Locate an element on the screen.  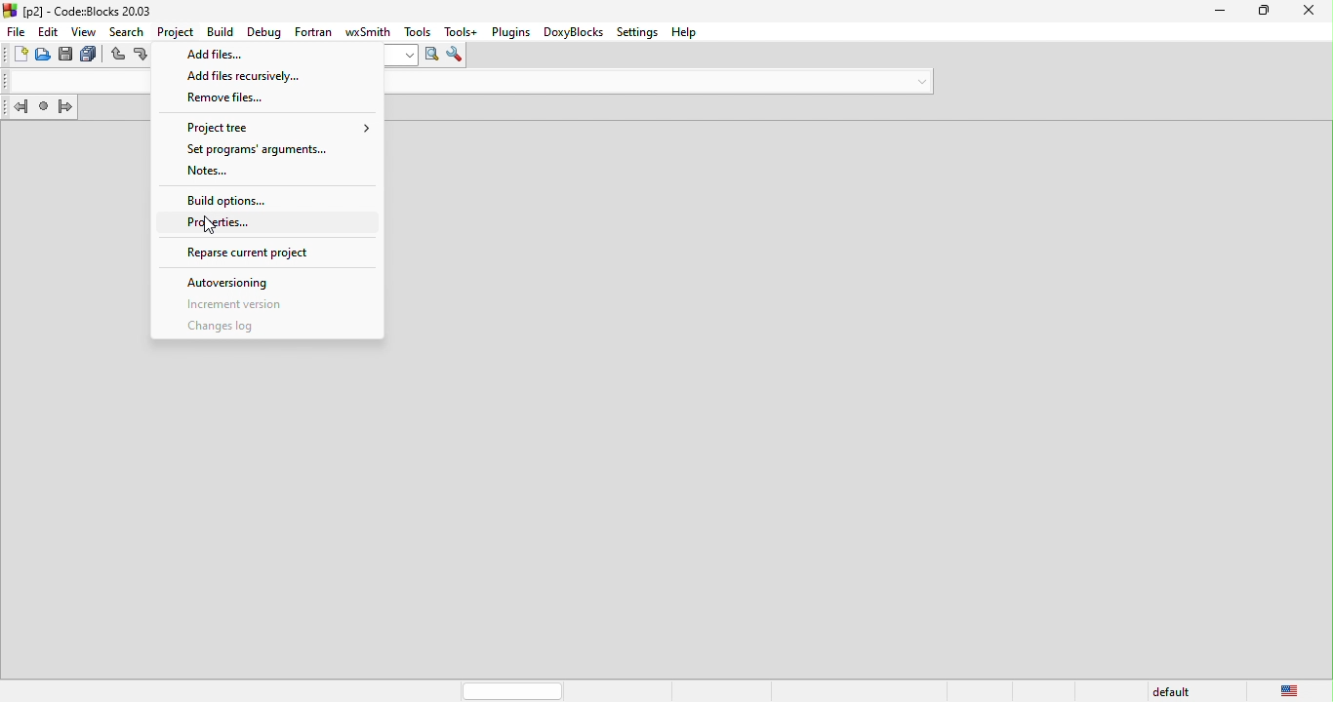
title is located at coordinates (82, 10).